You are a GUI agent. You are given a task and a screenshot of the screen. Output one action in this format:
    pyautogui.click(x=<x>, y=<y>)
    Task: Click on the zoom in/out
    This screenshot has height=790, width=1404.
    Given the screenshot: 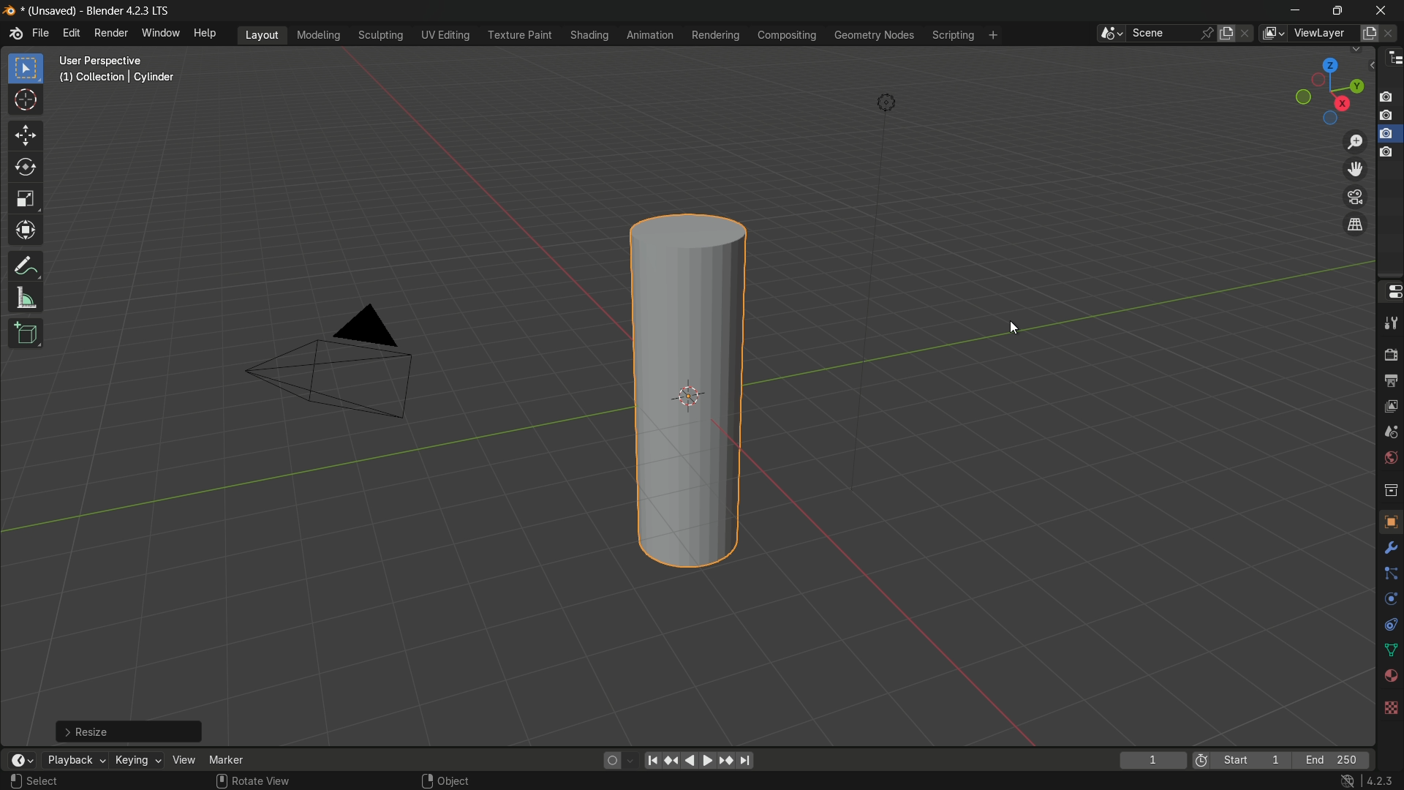 What is the action you would take?
    pyautogui.click(x=1355, y=141)
    